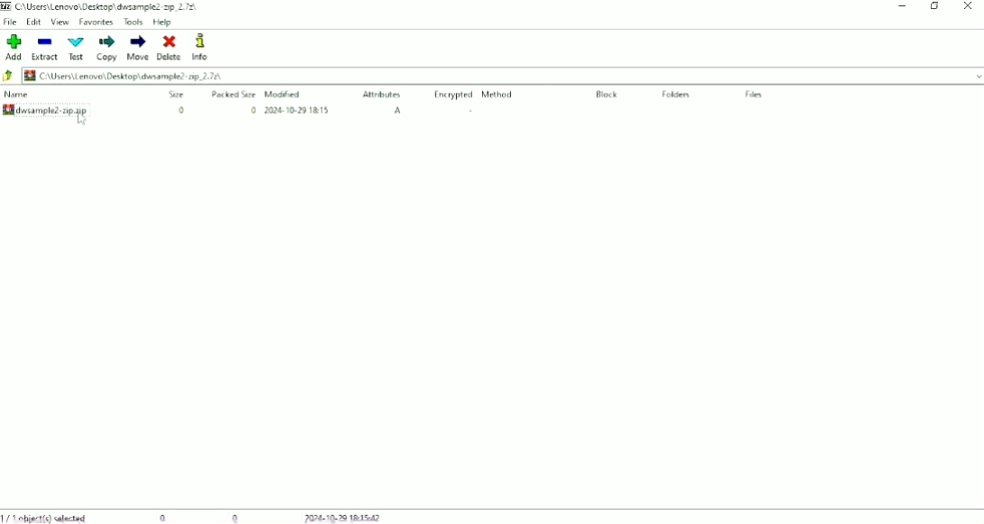 The width and height of the screenshot is (984, 524). What do you see at coordinates (122, 76) in the screenshot?
I see `C:\Users\Lenovo\Desktop\dwsample2-zip_2.7z` at bounding box center [122, 76].